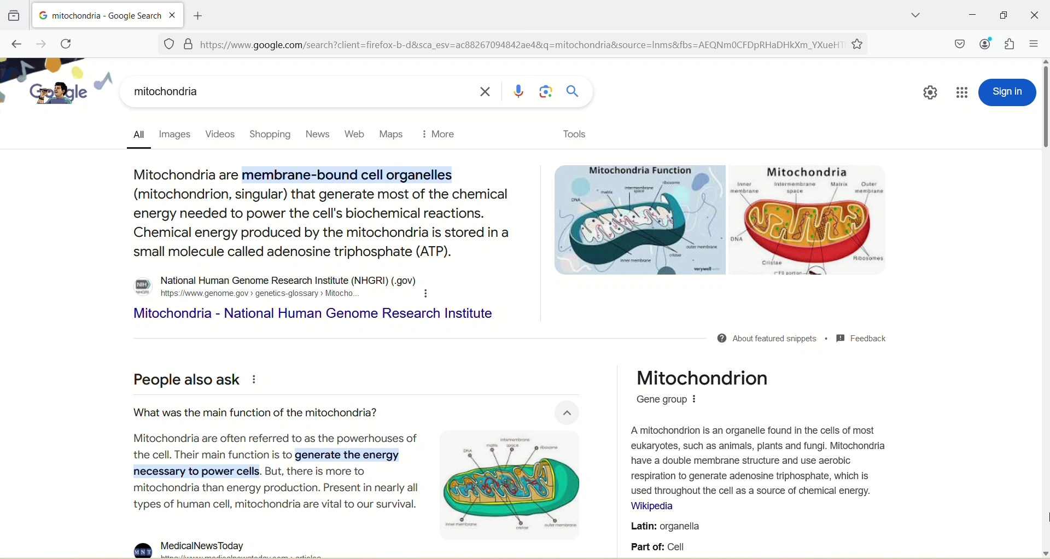 The image size is (1050, 559). I want to click on options, so click(698, 400).